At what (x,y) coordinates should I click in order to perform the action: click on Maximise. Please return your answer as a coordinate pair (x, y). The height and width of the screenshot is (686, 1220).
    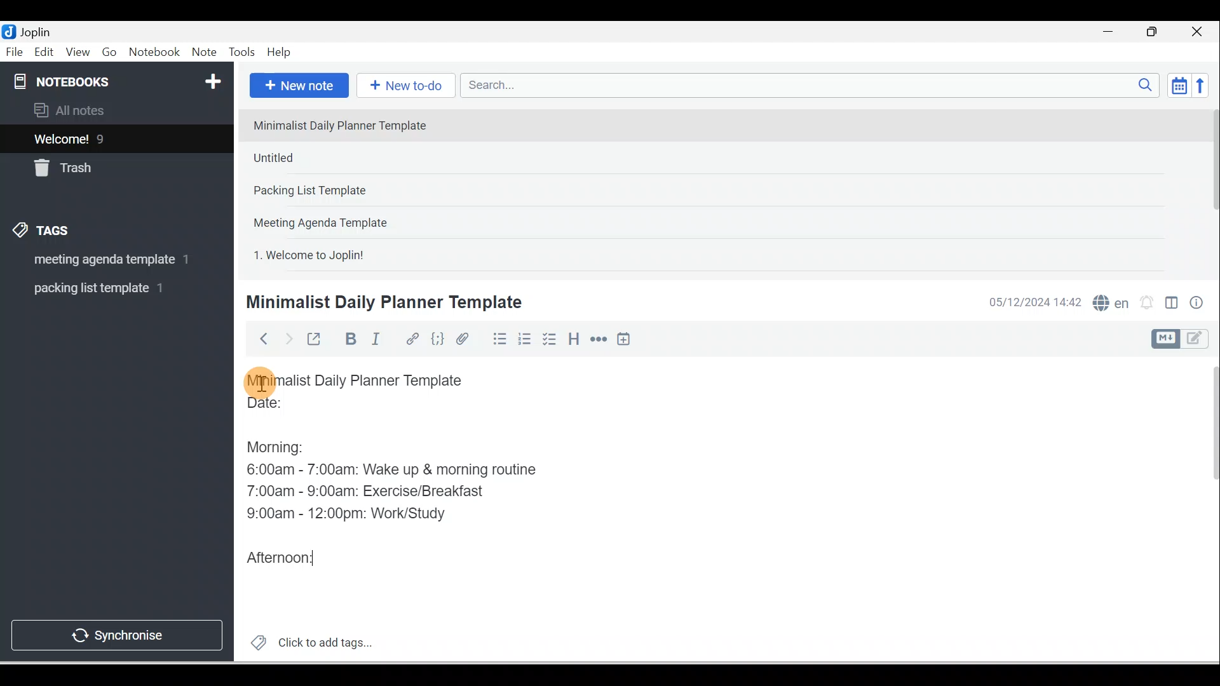
    Looking at the image, I should click on (1156, 32).